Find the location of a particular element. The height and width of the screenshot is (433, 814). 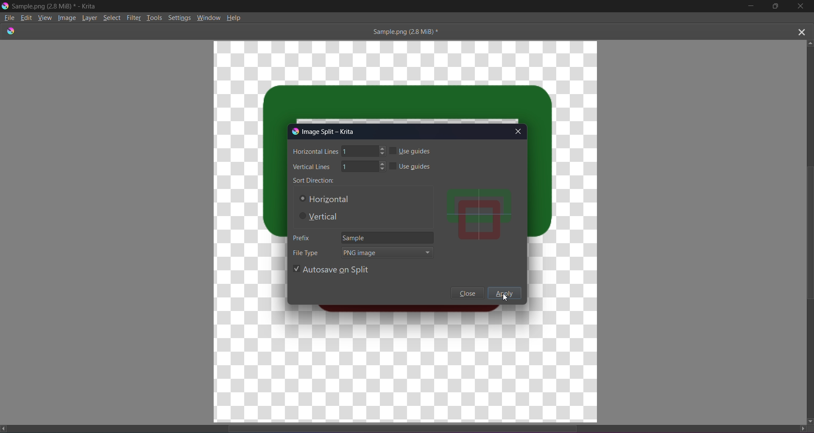

Horizontal is located at coordinates (323, 199).